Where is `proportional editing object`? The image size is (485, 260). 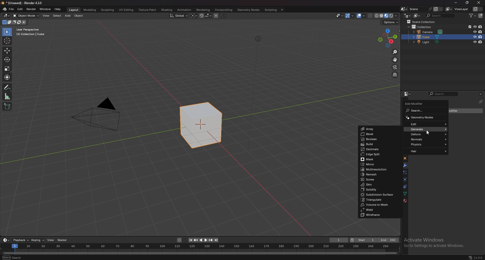
proportional editing object is located at coordinates (216, 16).